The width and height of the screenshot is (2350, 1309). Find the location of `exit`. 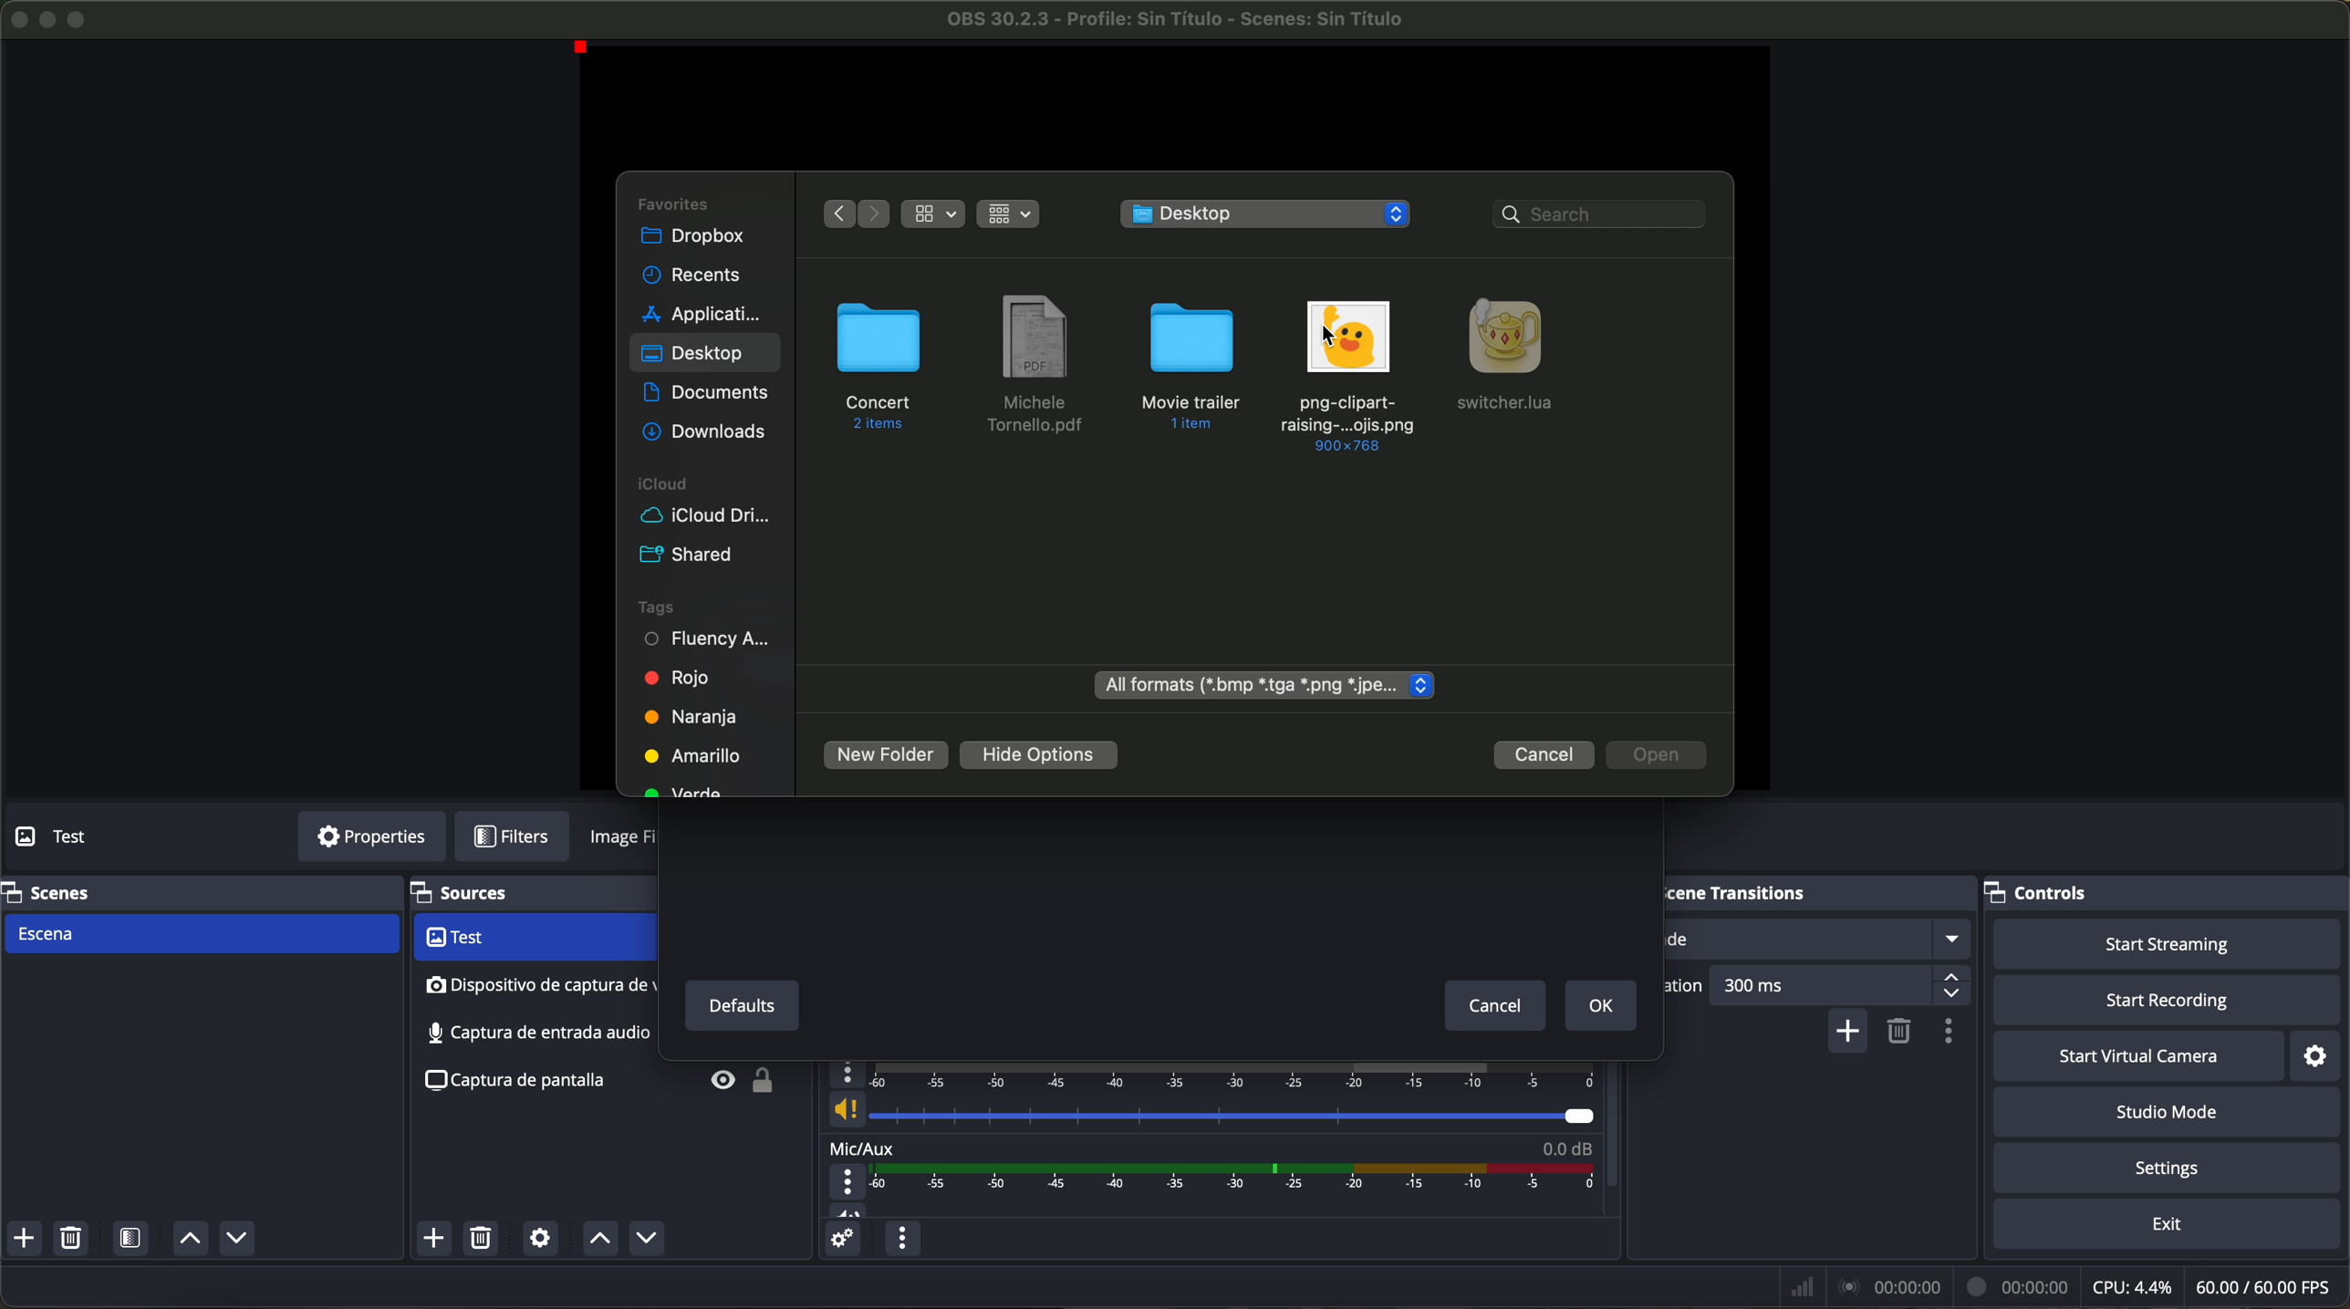

exit is located at coordinates (2169, 1226).